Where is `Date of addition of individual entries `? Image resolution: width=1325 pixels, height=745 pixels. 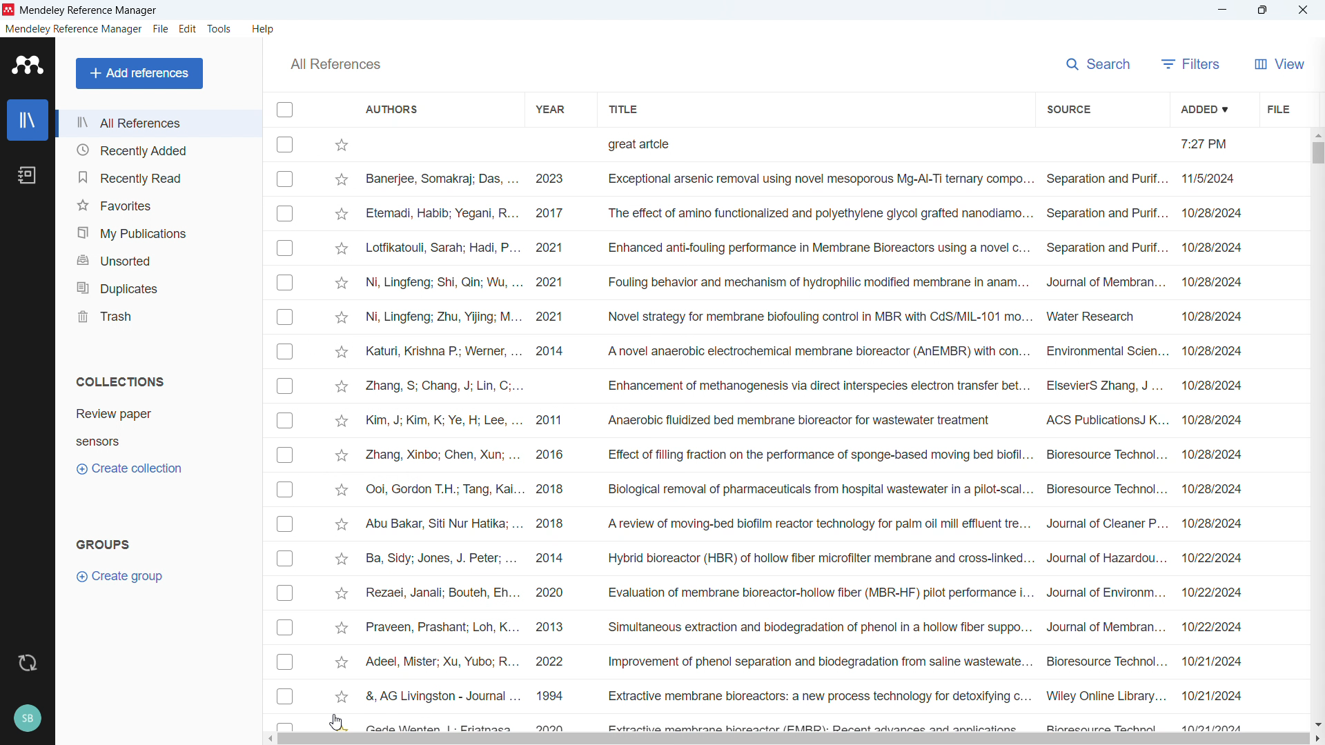
Date of addition of individual entries  is located at coordinates (1213, 448).